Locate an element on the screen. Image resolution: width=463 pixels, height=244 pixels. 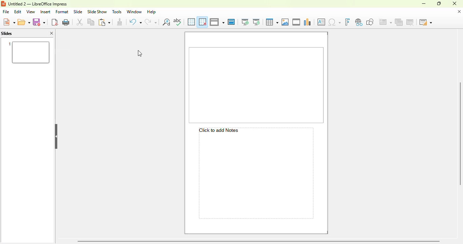
new slide is located at coordinates (385, 21).